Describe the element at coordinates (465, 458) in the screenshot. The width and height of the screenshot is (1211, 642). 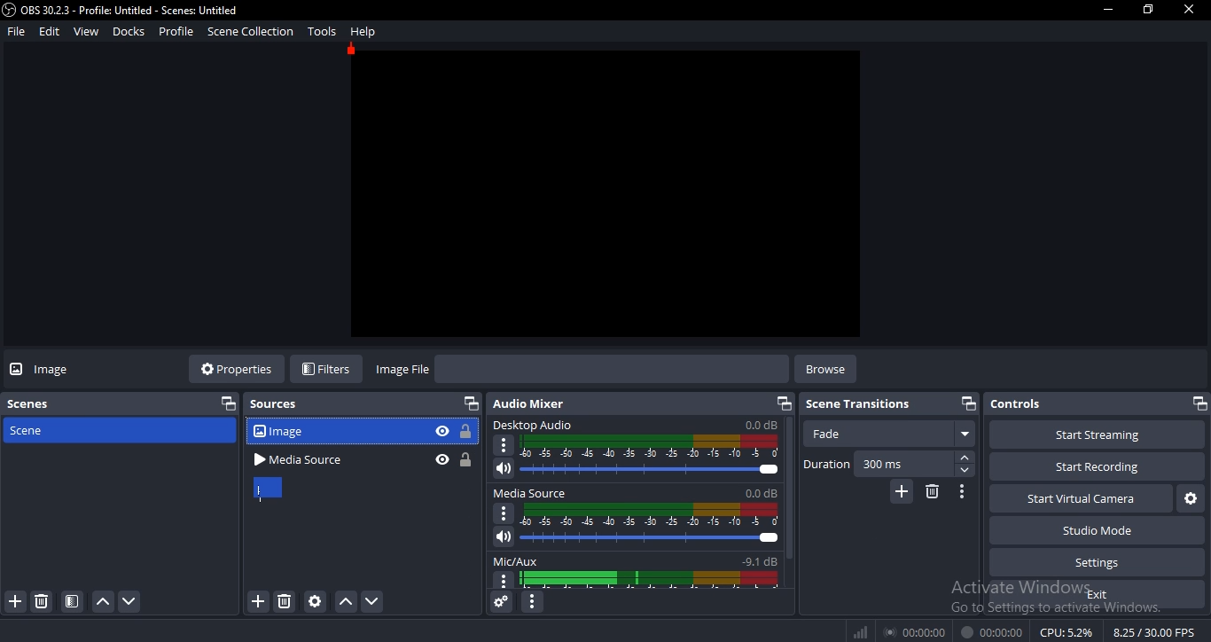
I see `lock` at that location.